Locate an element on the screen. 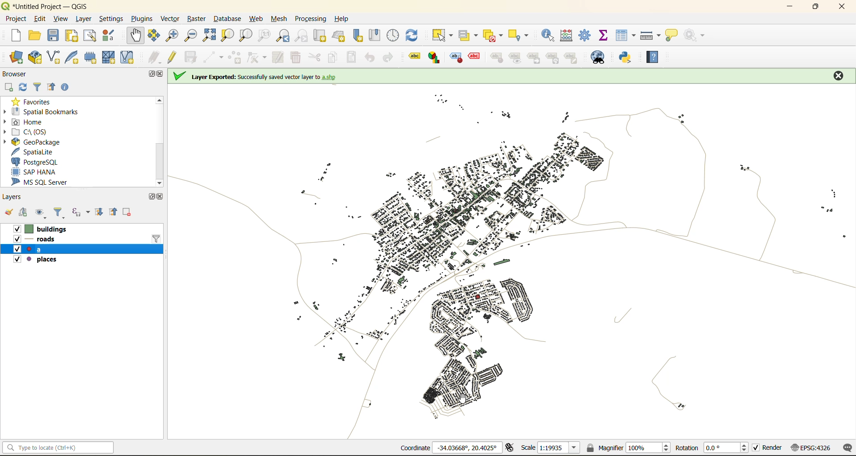  new 3d map view is located at coordinates (340, 36).